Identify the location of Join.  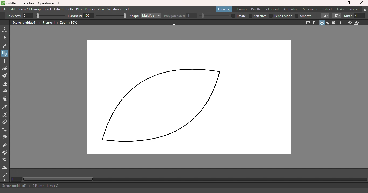
(336, 16).